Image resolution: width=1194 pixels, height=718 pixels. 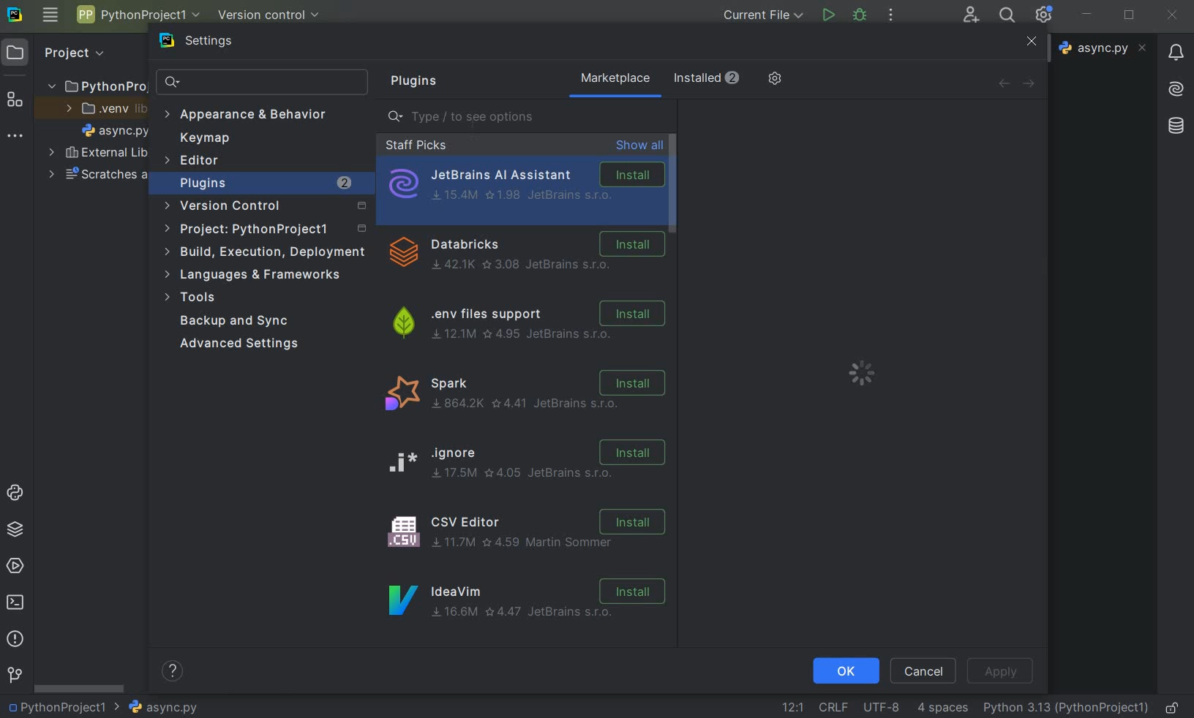 I want to click on AI Assistant, so click(x=1176, y=90).